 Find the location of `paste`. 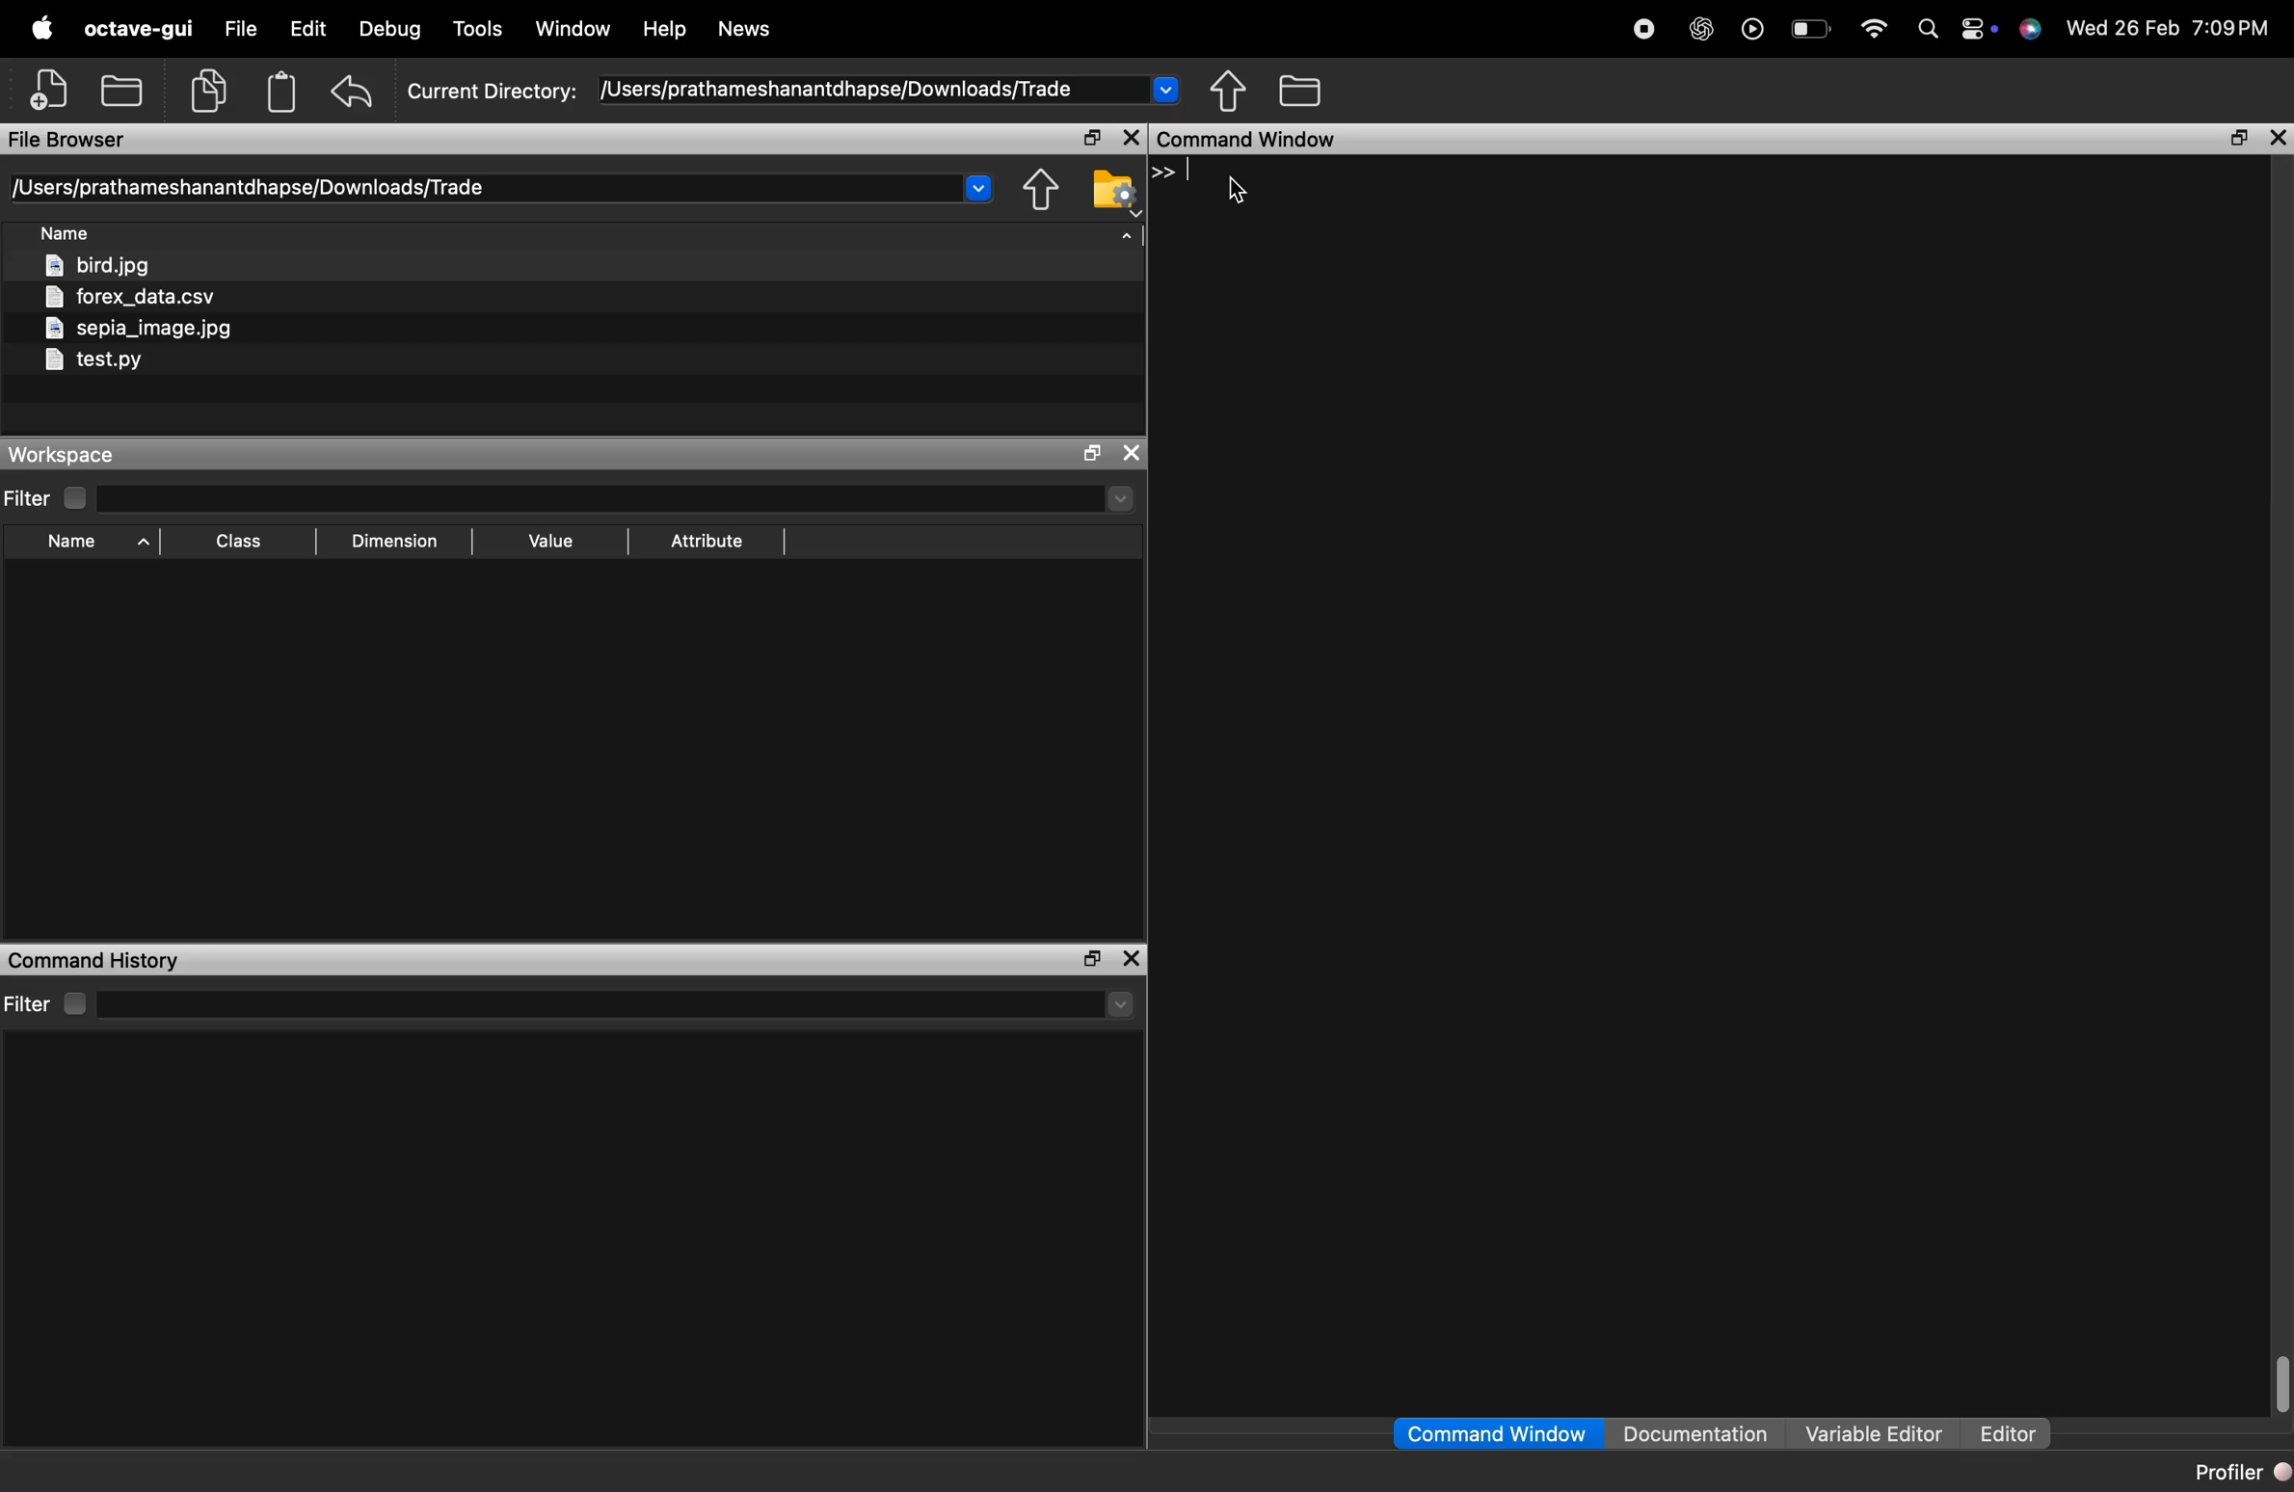

paste is located at coordinates (283, 91).